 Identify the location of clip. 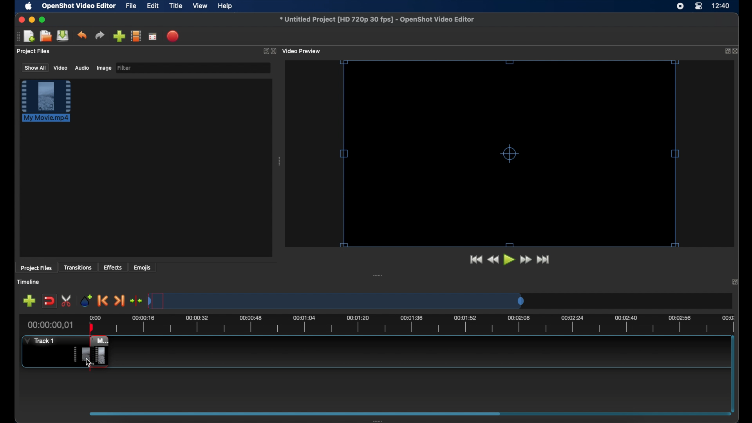
(93, 353).